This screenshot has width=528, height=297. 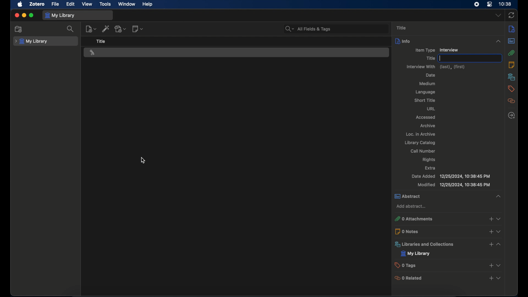 I want to click on view, so click(x=87, y=4).